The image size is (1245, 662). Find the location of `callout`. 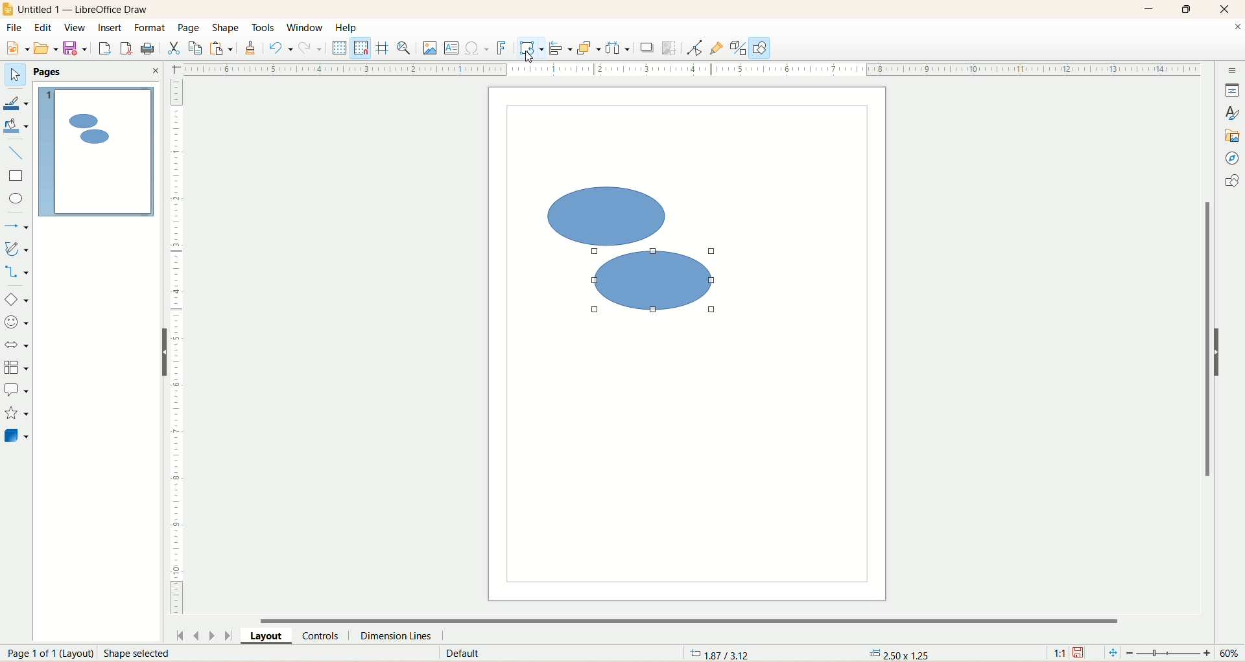

callout is located at coordinates (16, 391).